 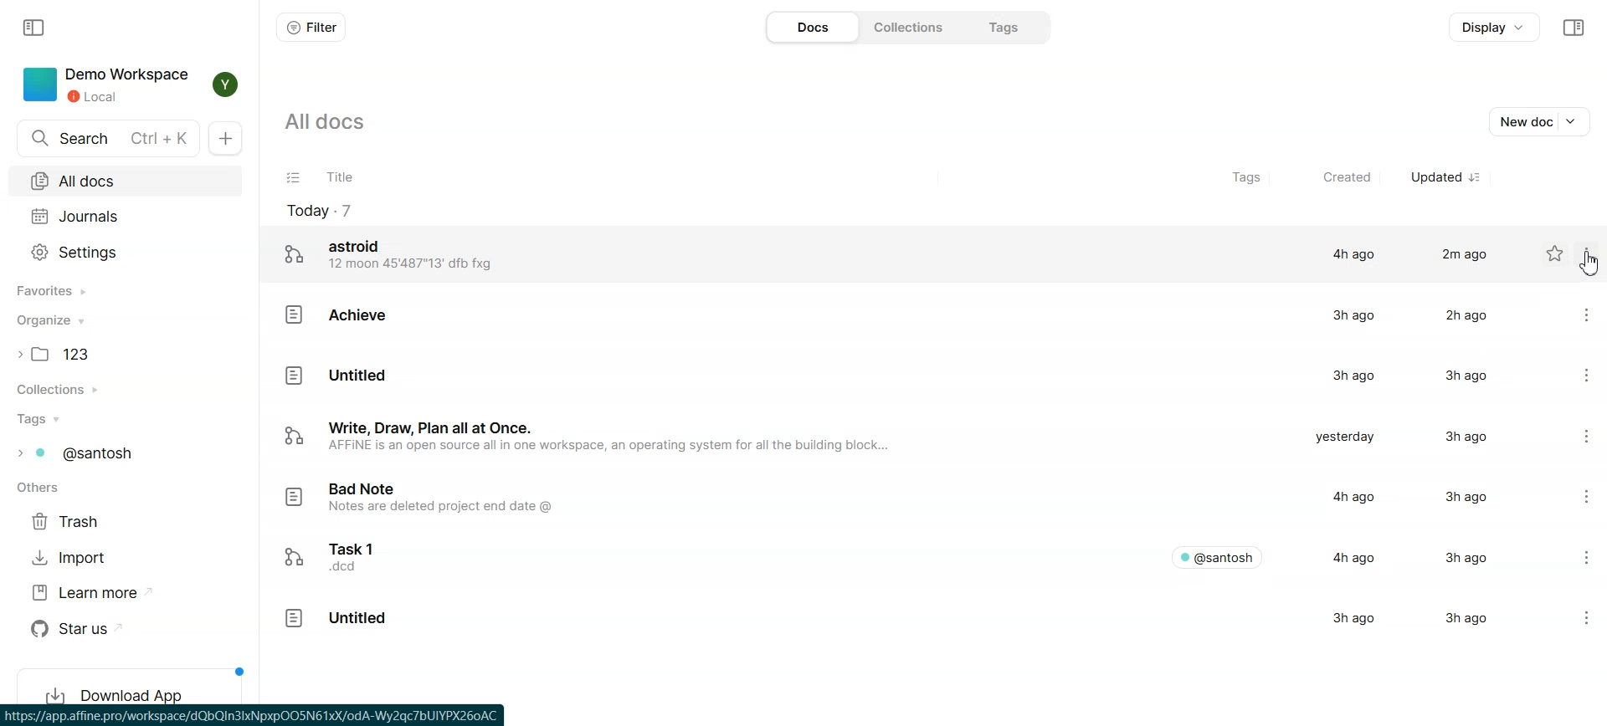 What do you see at coordinates (126, 353) in the screenshot?
I see `Folder` at bounding box center [126, 353].